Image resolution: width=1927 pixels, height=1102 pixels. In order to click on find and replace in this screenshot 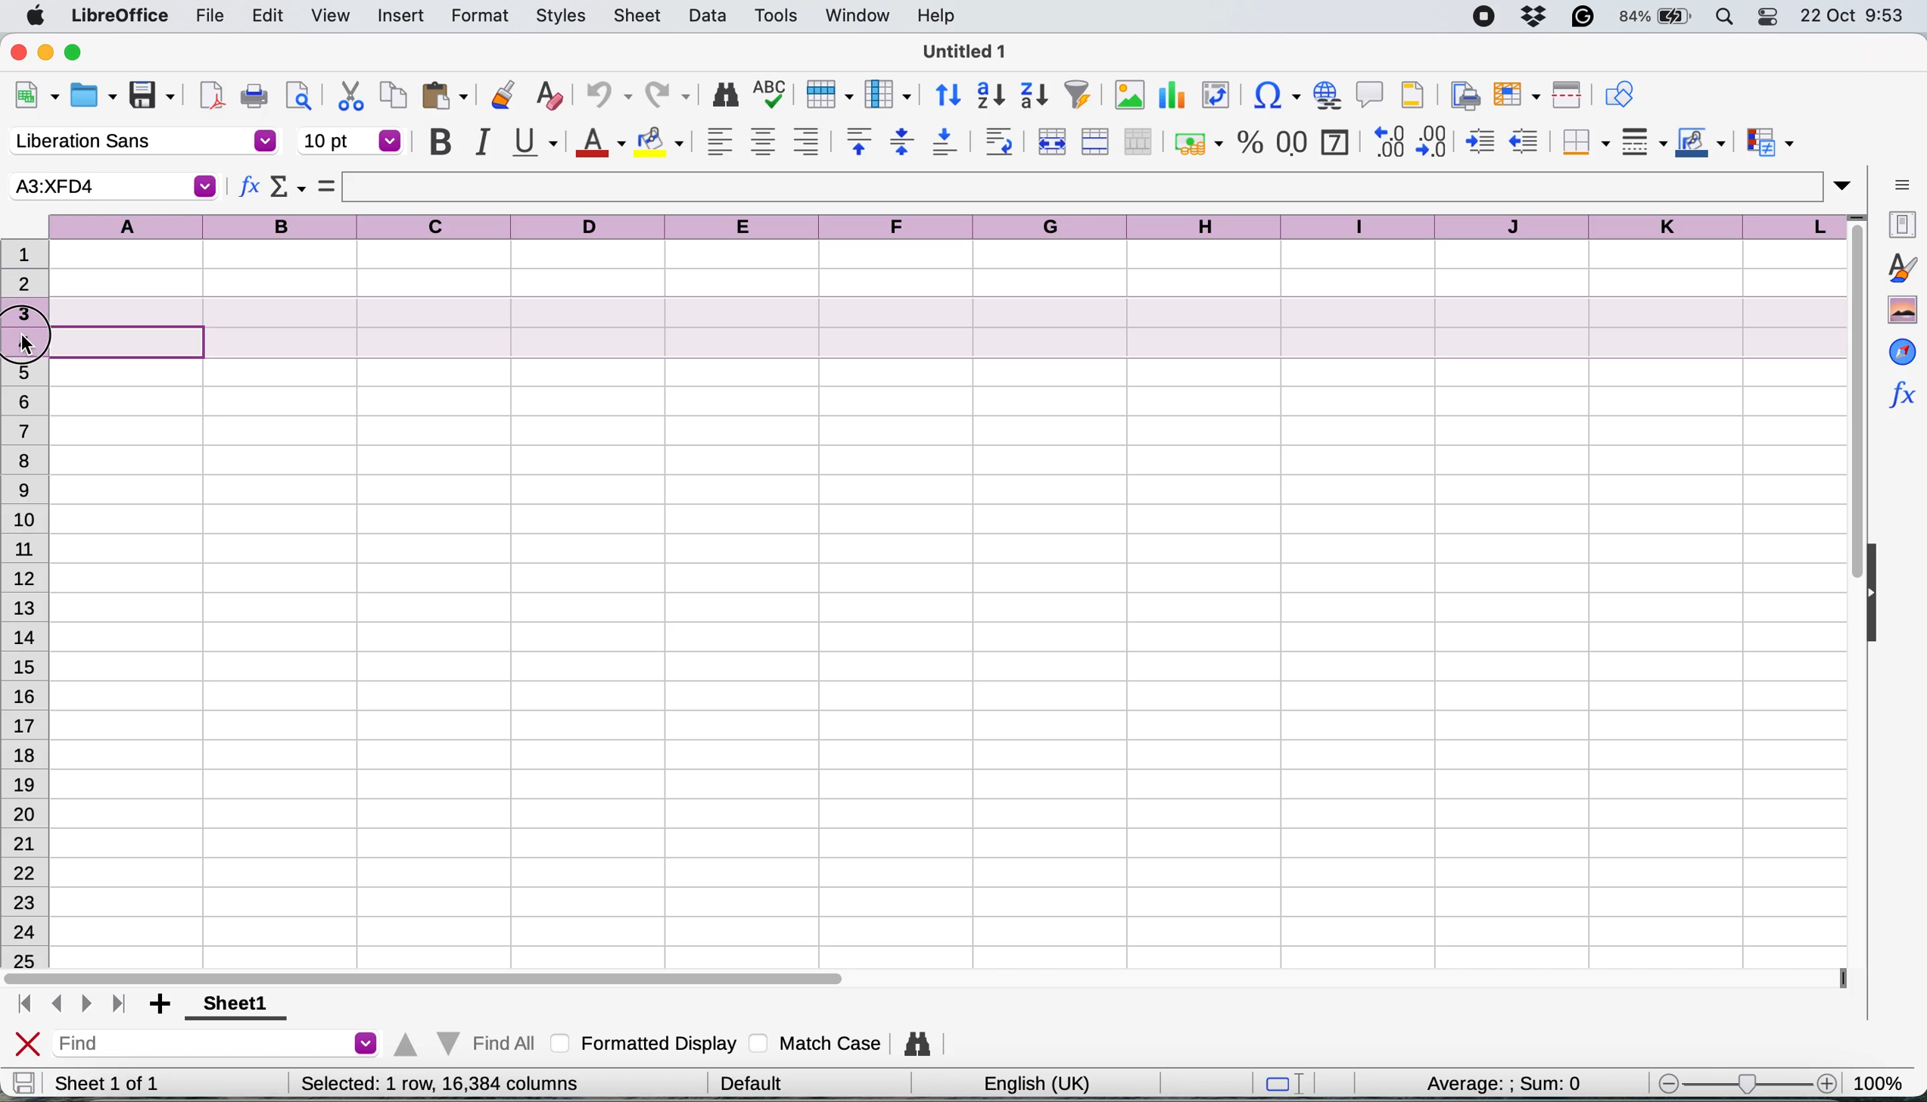, I will do `click(920, 1044)`.